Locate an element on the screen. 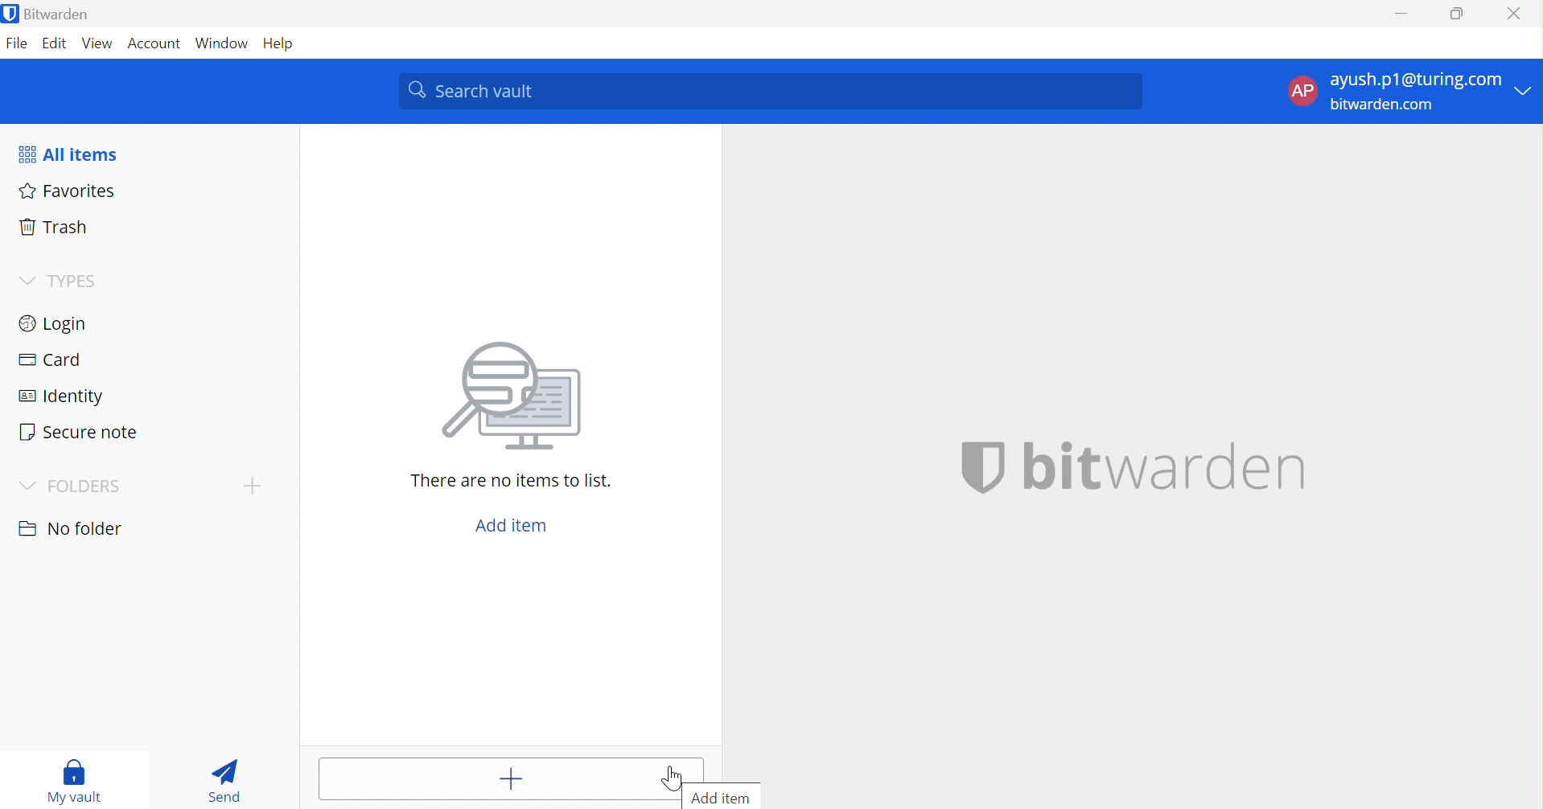  Trash is located at coordinates (52, 229).